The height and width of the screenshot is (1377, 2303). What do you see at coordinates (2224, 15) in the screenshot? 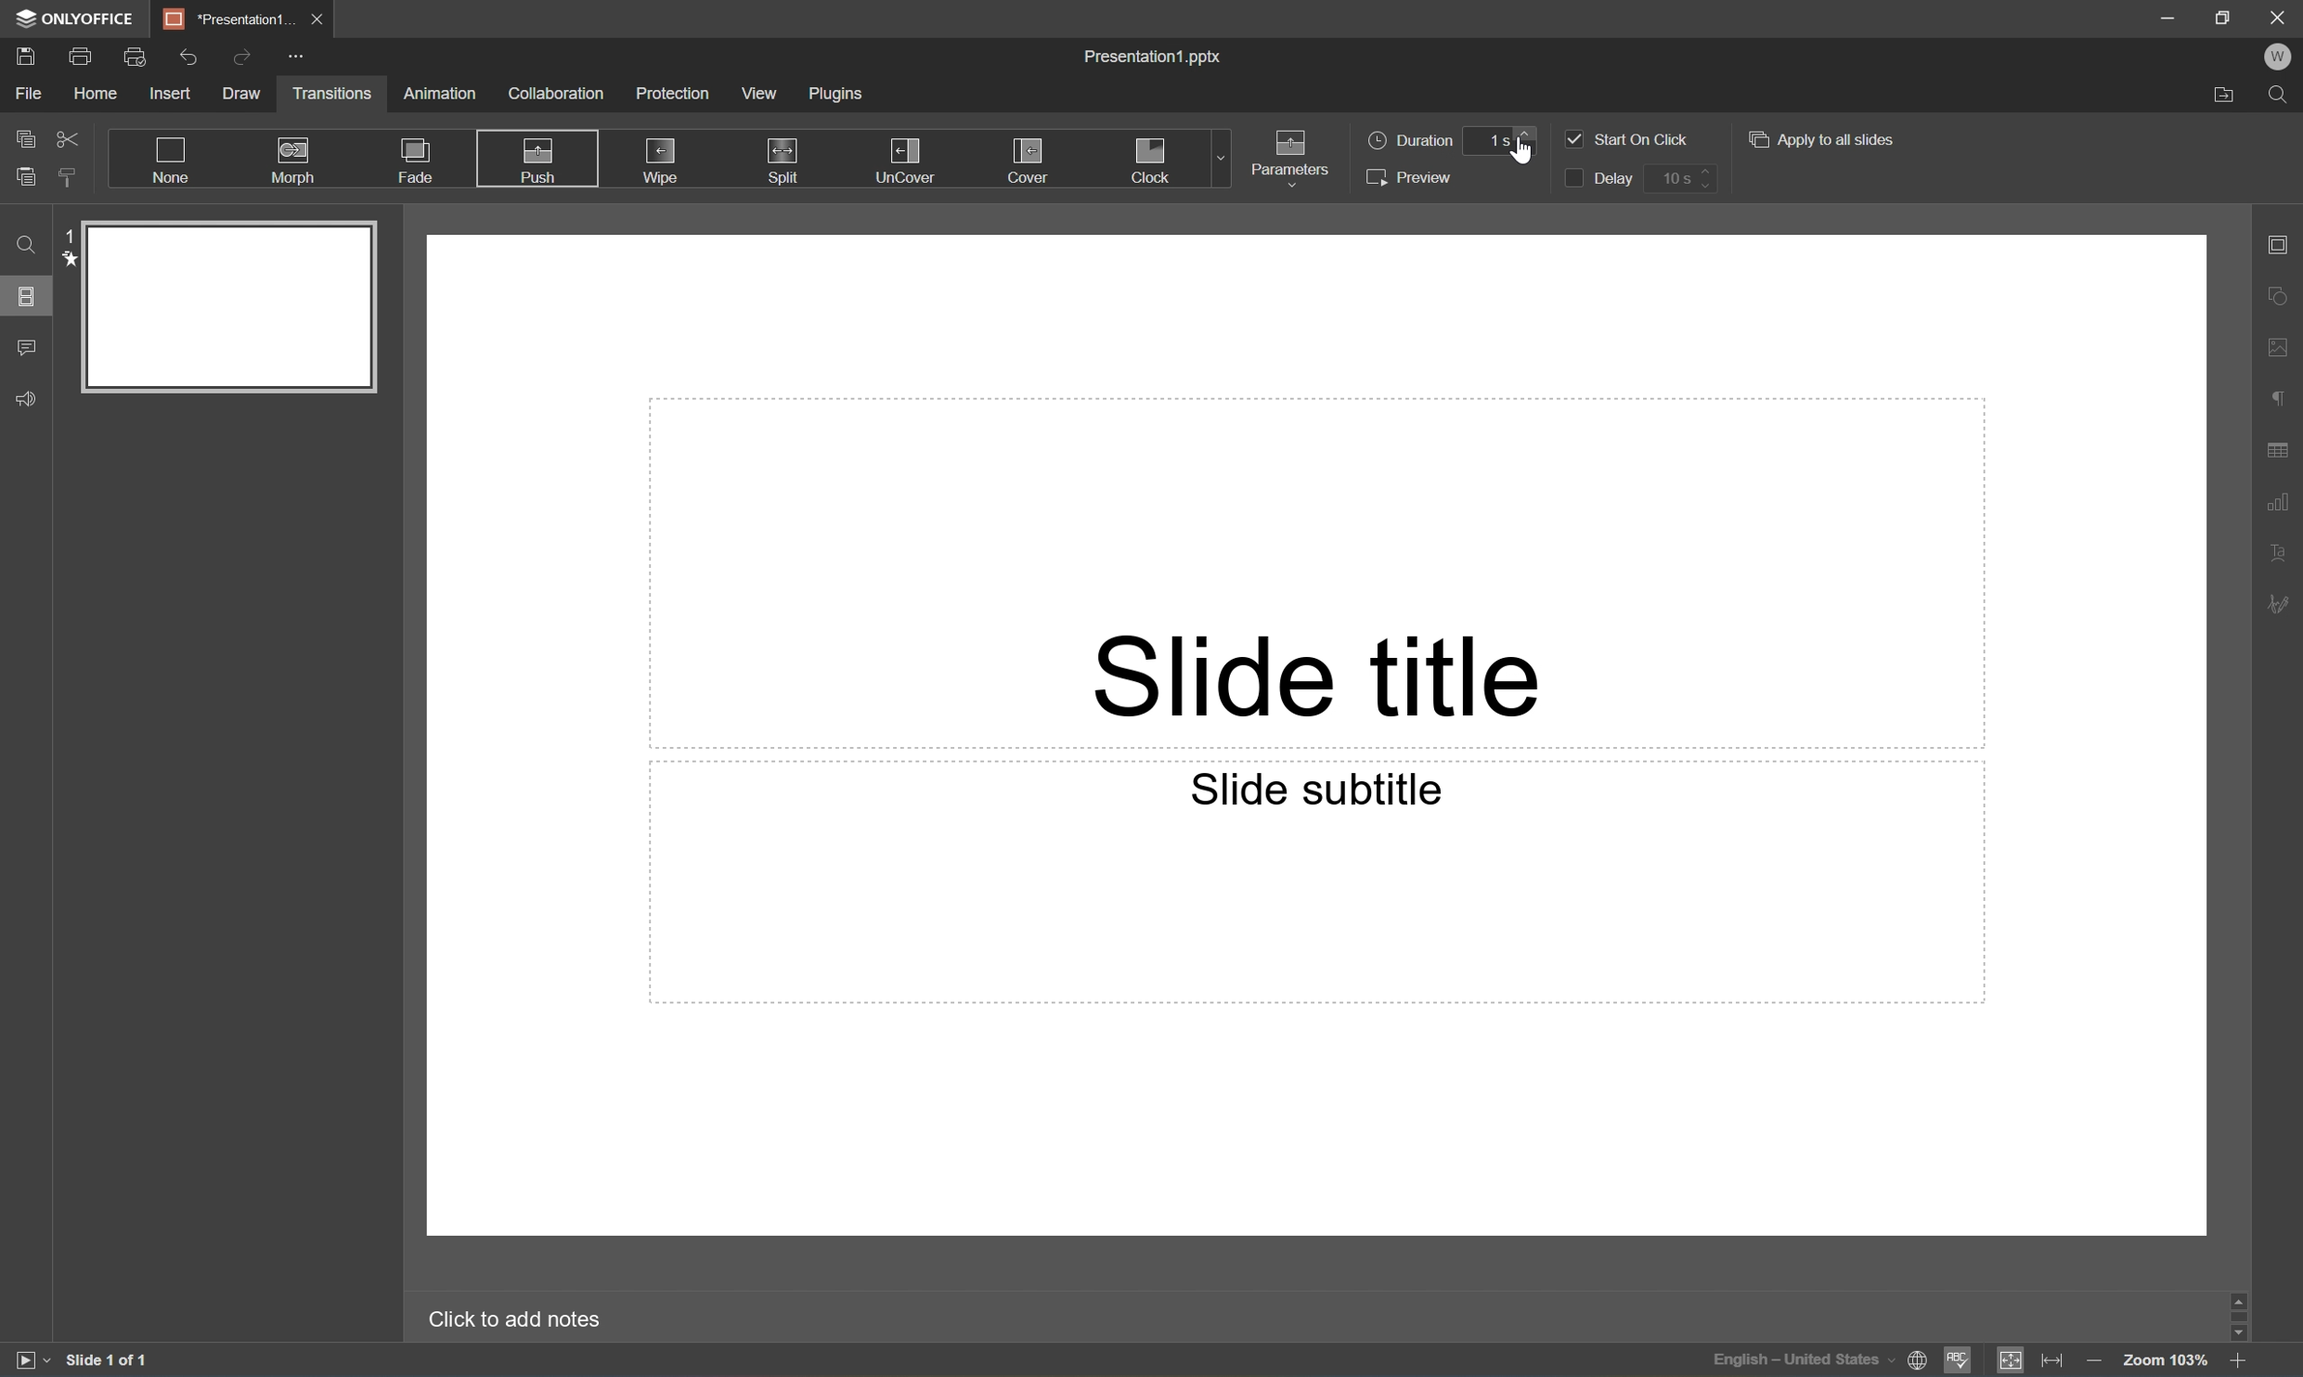
I see `Restore Down` at bounding box center [2224, 15].